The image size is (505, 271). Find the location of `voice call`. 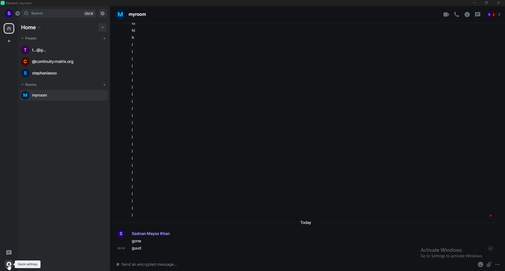

voice call is located at coordinates (457, 14).